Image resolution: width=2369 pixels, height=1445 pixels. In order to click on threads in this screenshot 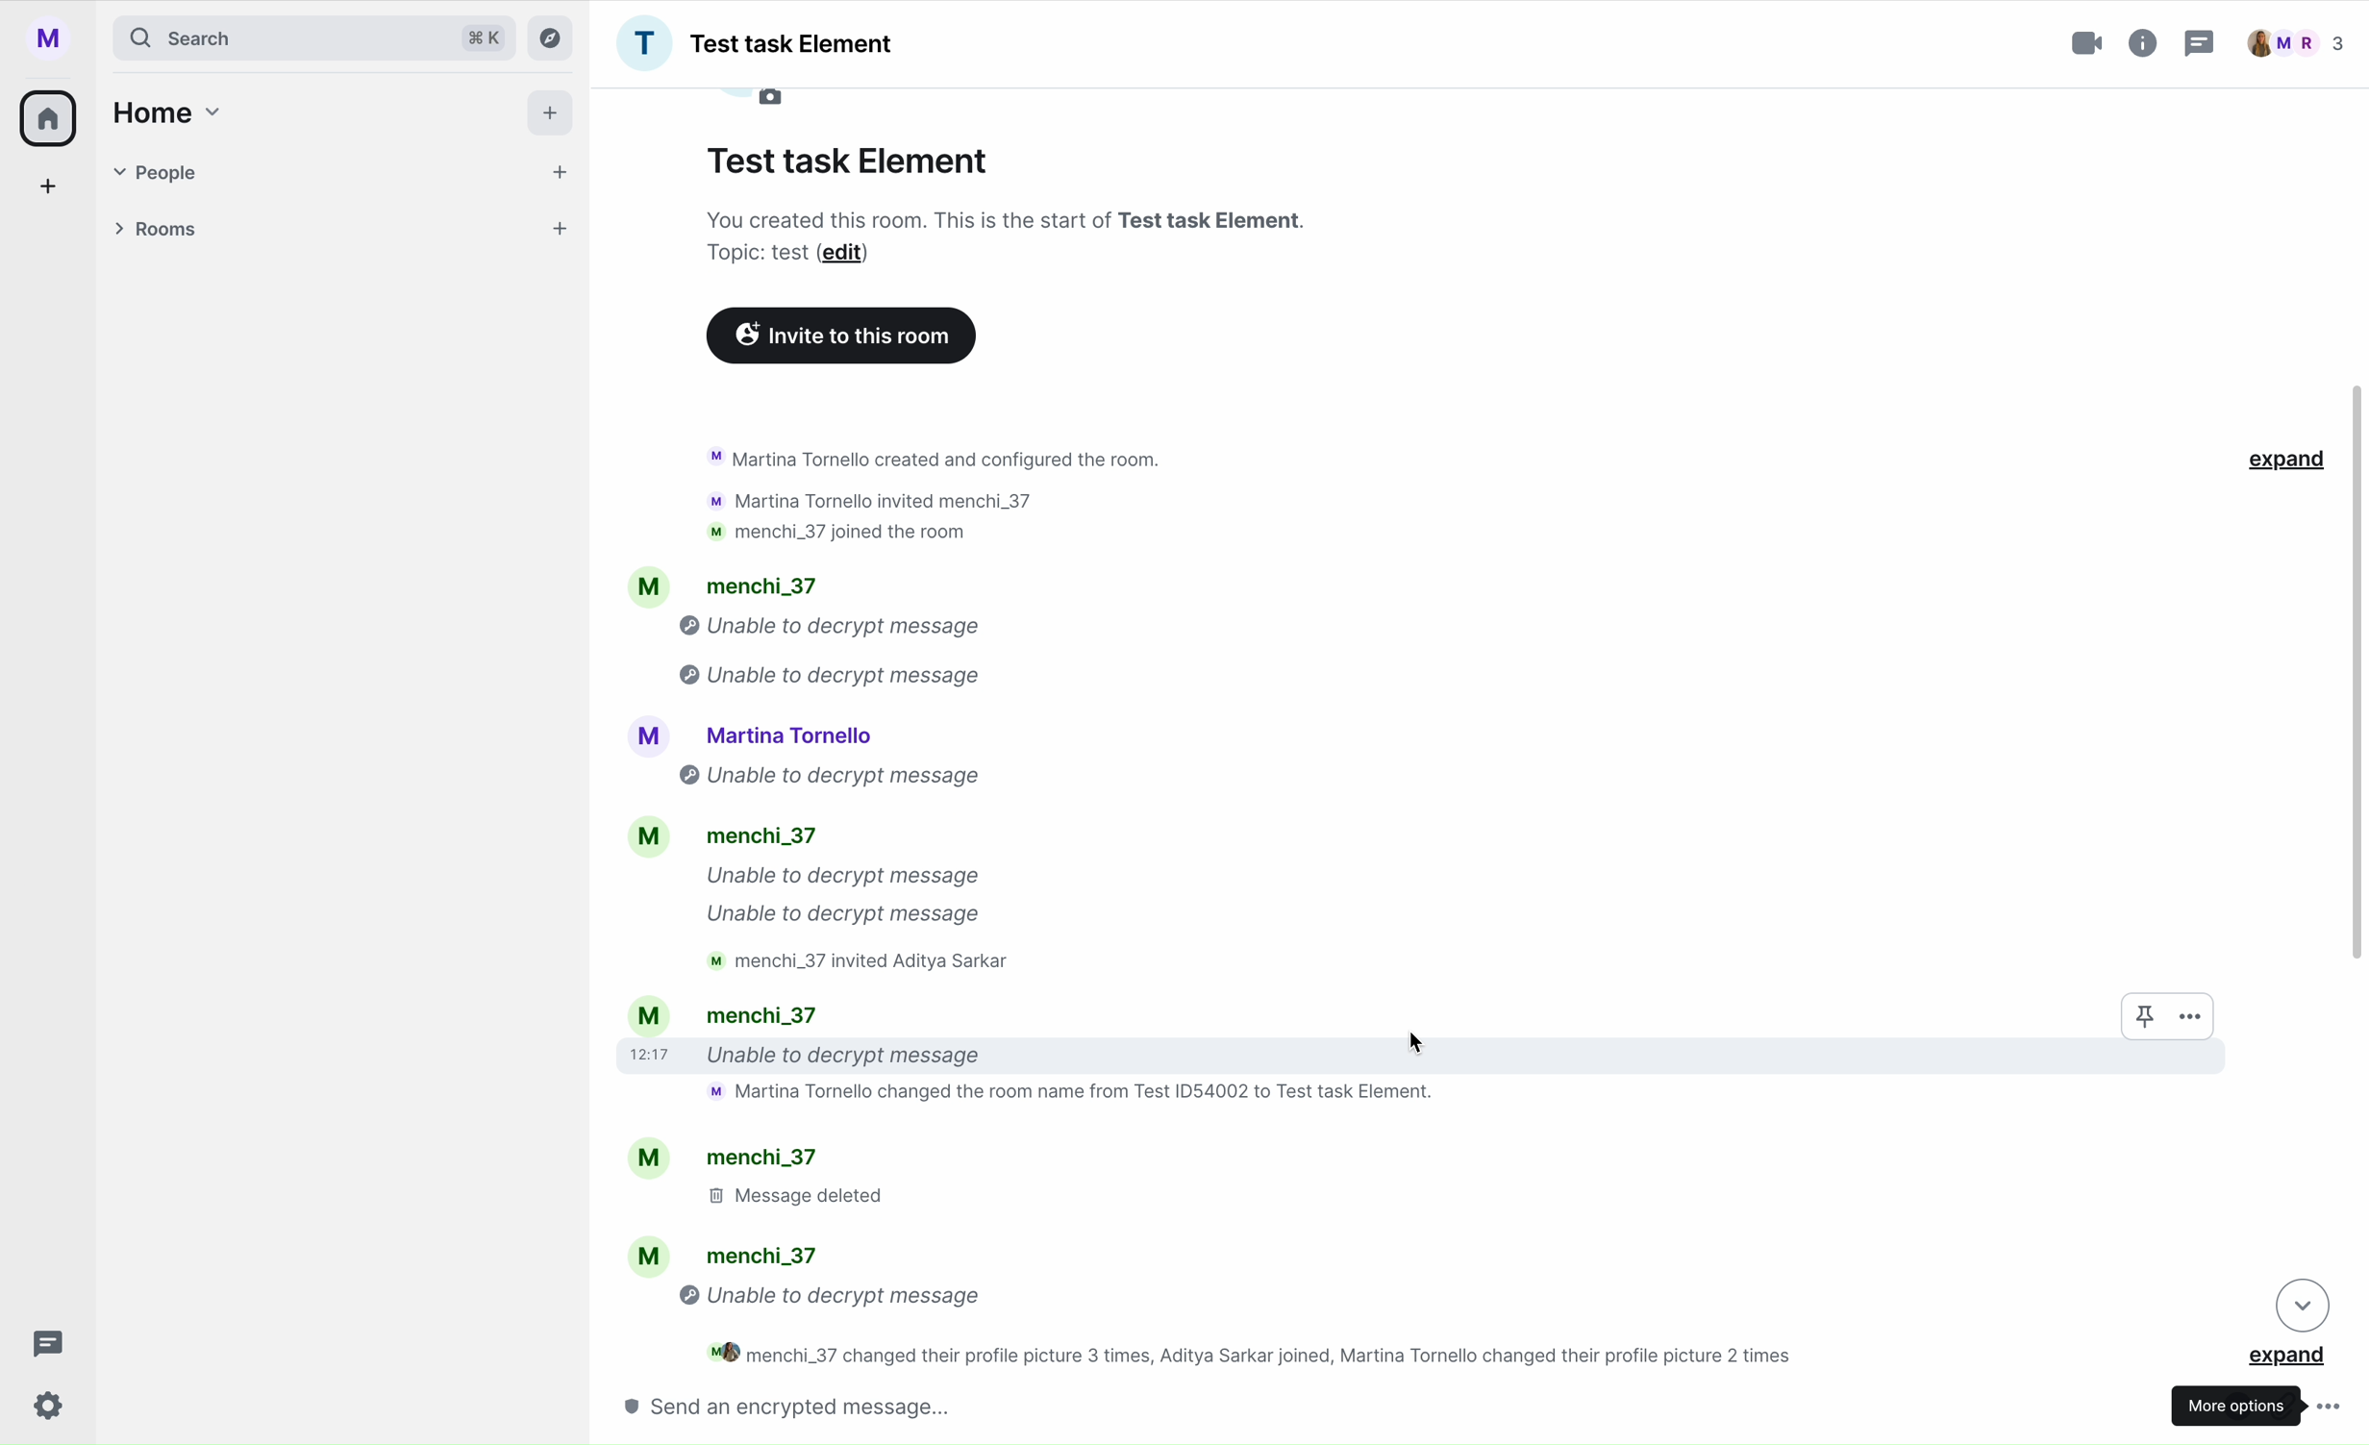, I will do `click(2197, 46)`.